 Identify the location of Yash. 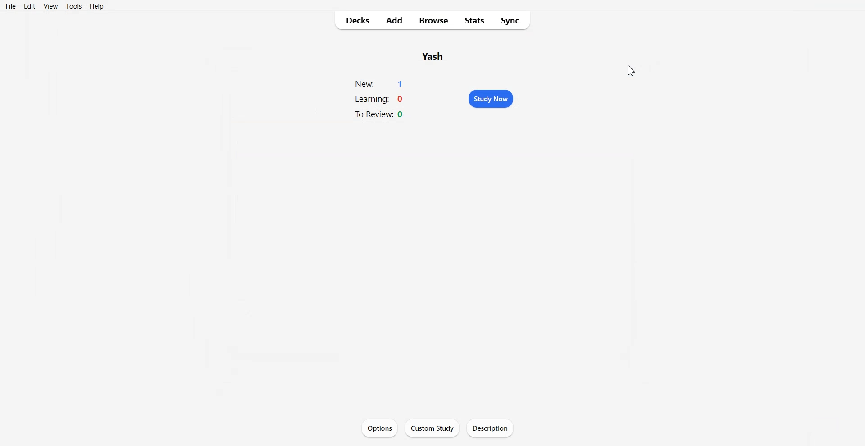
(434, 55).